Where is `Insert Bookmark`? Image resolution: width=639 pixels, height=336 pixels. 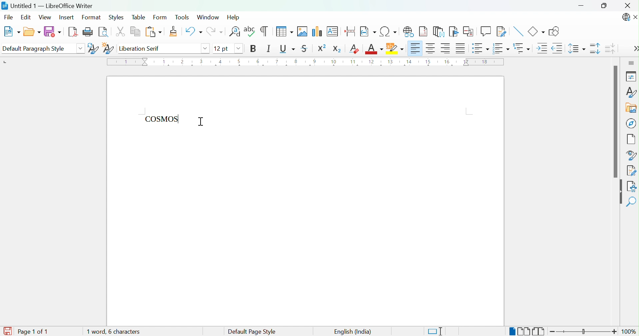 Insert Bookmark is located at coordinates (454, 32).